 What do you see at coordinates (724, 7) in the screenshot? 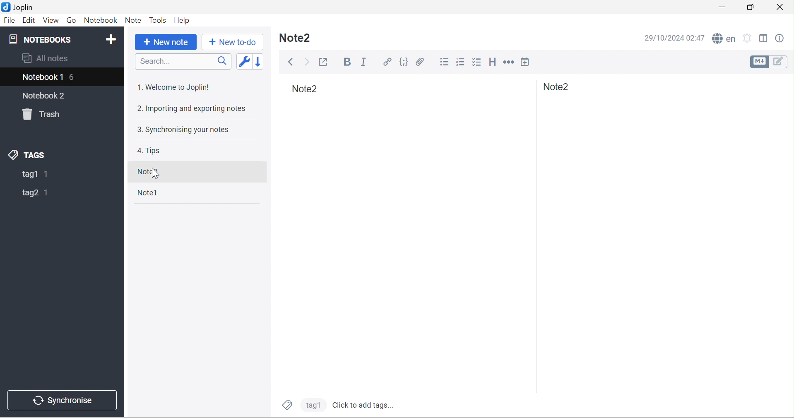
I see `Minimize` at bounding box center [724, 7].